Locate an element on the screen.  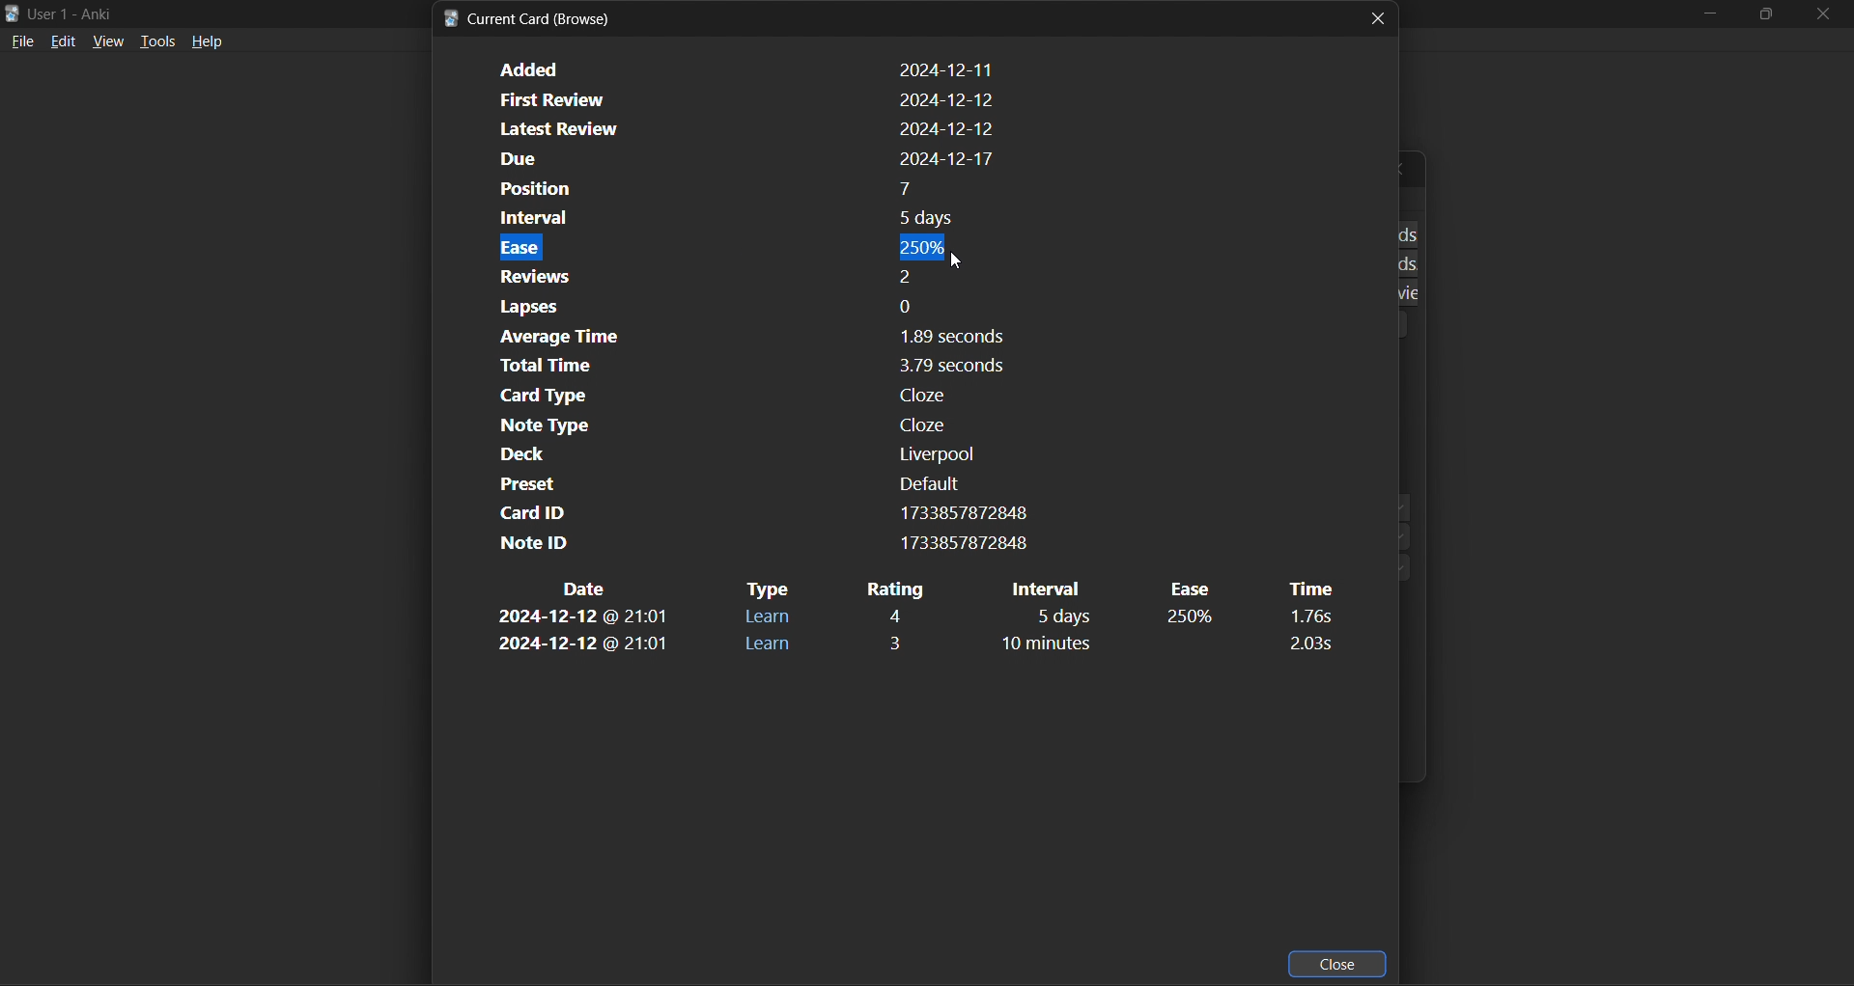
file is located at coordinates (23, 43).